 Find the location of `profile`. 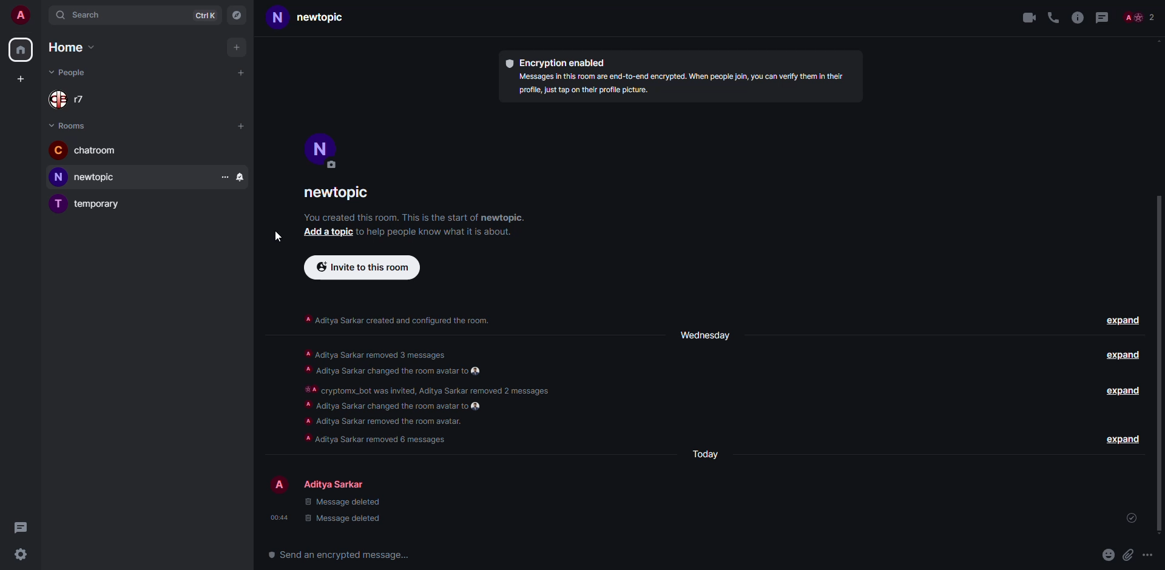

profile is located at coordinates (22, 15).